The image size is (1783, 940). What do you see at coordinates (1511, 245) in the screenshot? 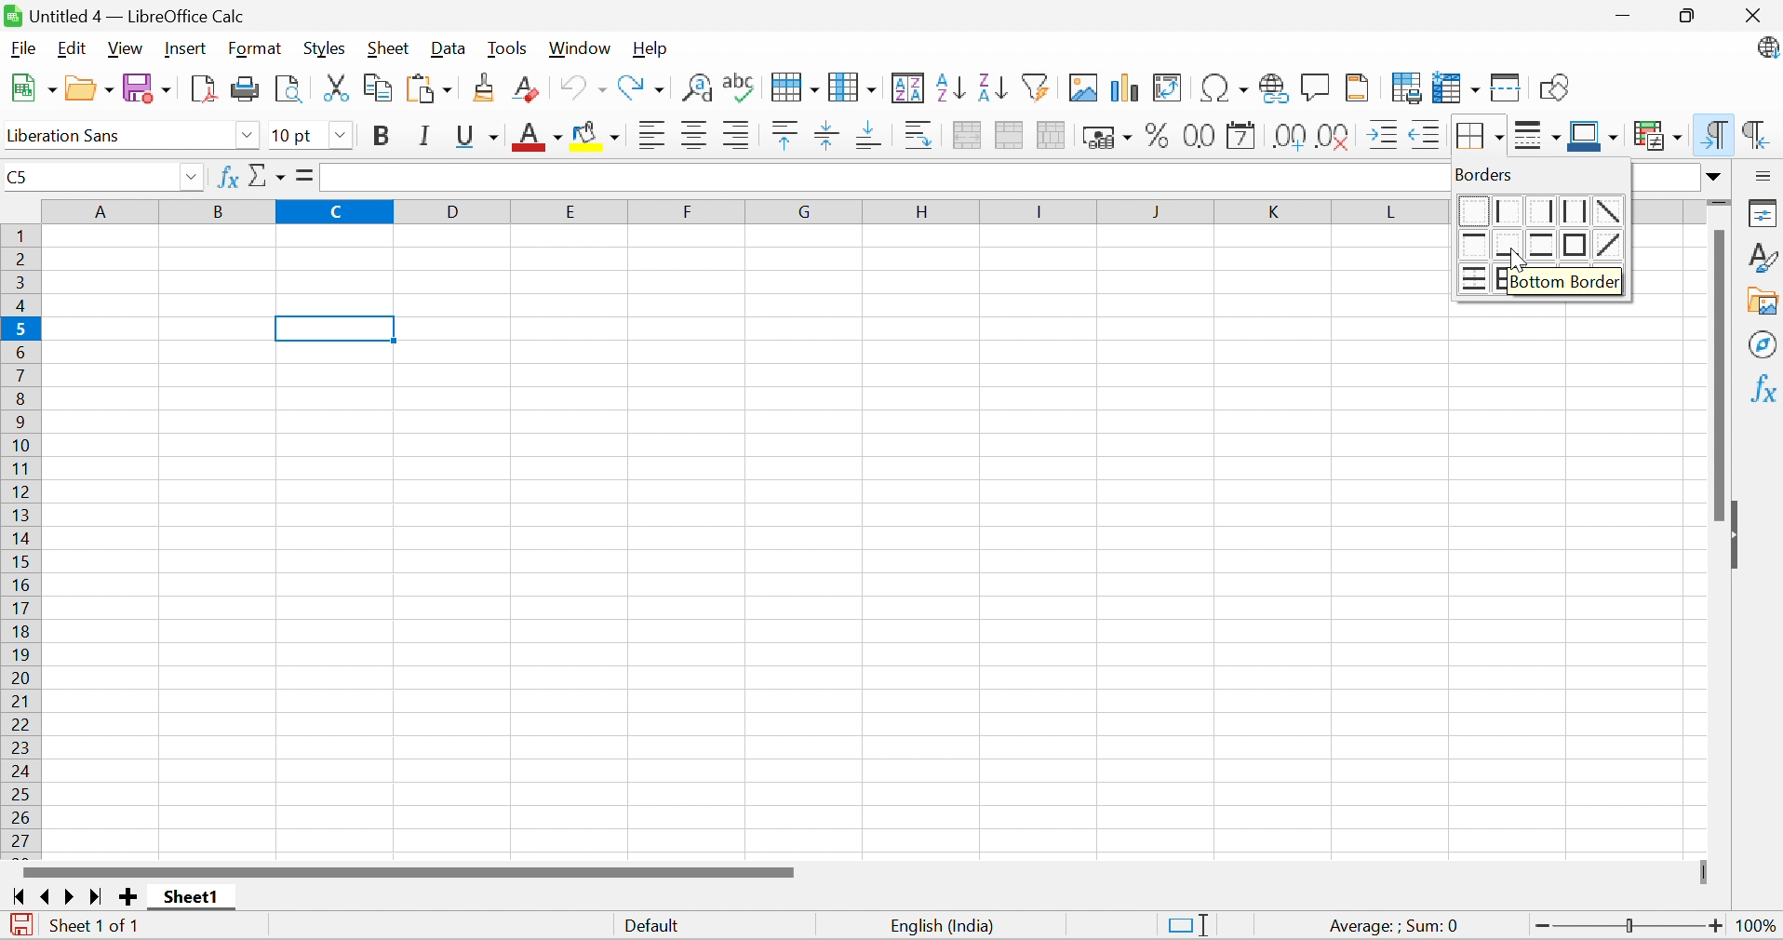
I see `Bottom border` at bounding box center [1511, 245].